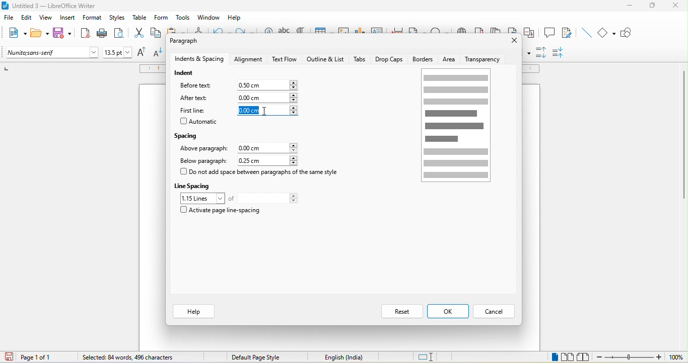  I want to click on drop caps, so click(388, 59).